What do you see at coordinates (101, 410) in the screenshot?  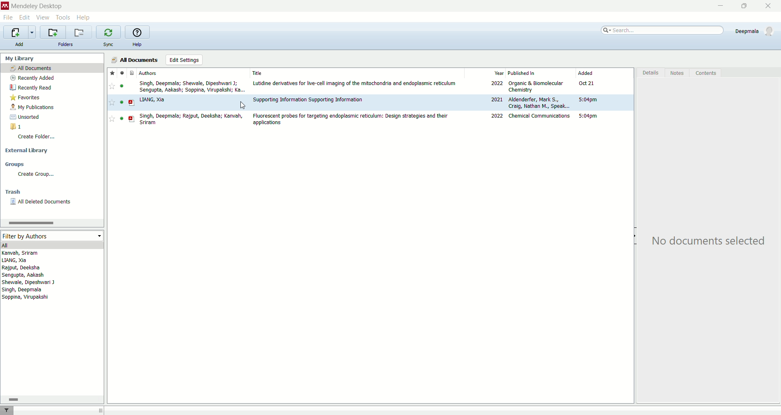 I see `toggle expand/contract` at bounding box center [101, 410].